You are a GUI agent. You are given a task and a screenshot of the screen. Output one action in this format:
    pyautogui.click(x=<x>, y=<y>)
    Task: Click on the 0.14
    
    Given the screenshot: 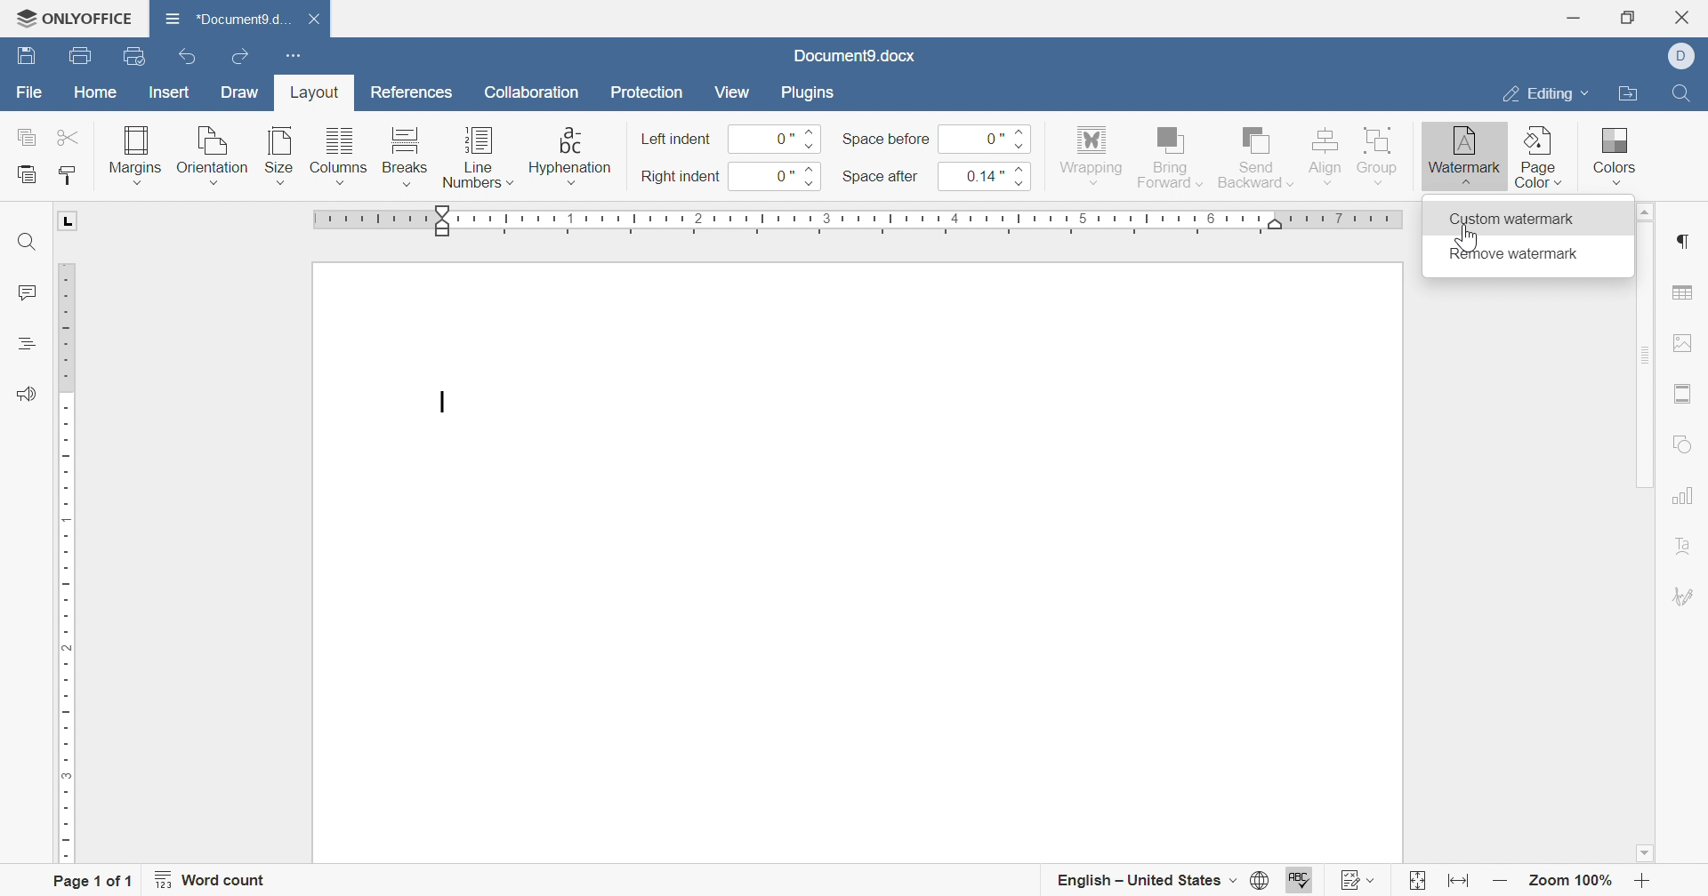 What is the action you would take?
    pyautogui.click(x=982, y=175)
    